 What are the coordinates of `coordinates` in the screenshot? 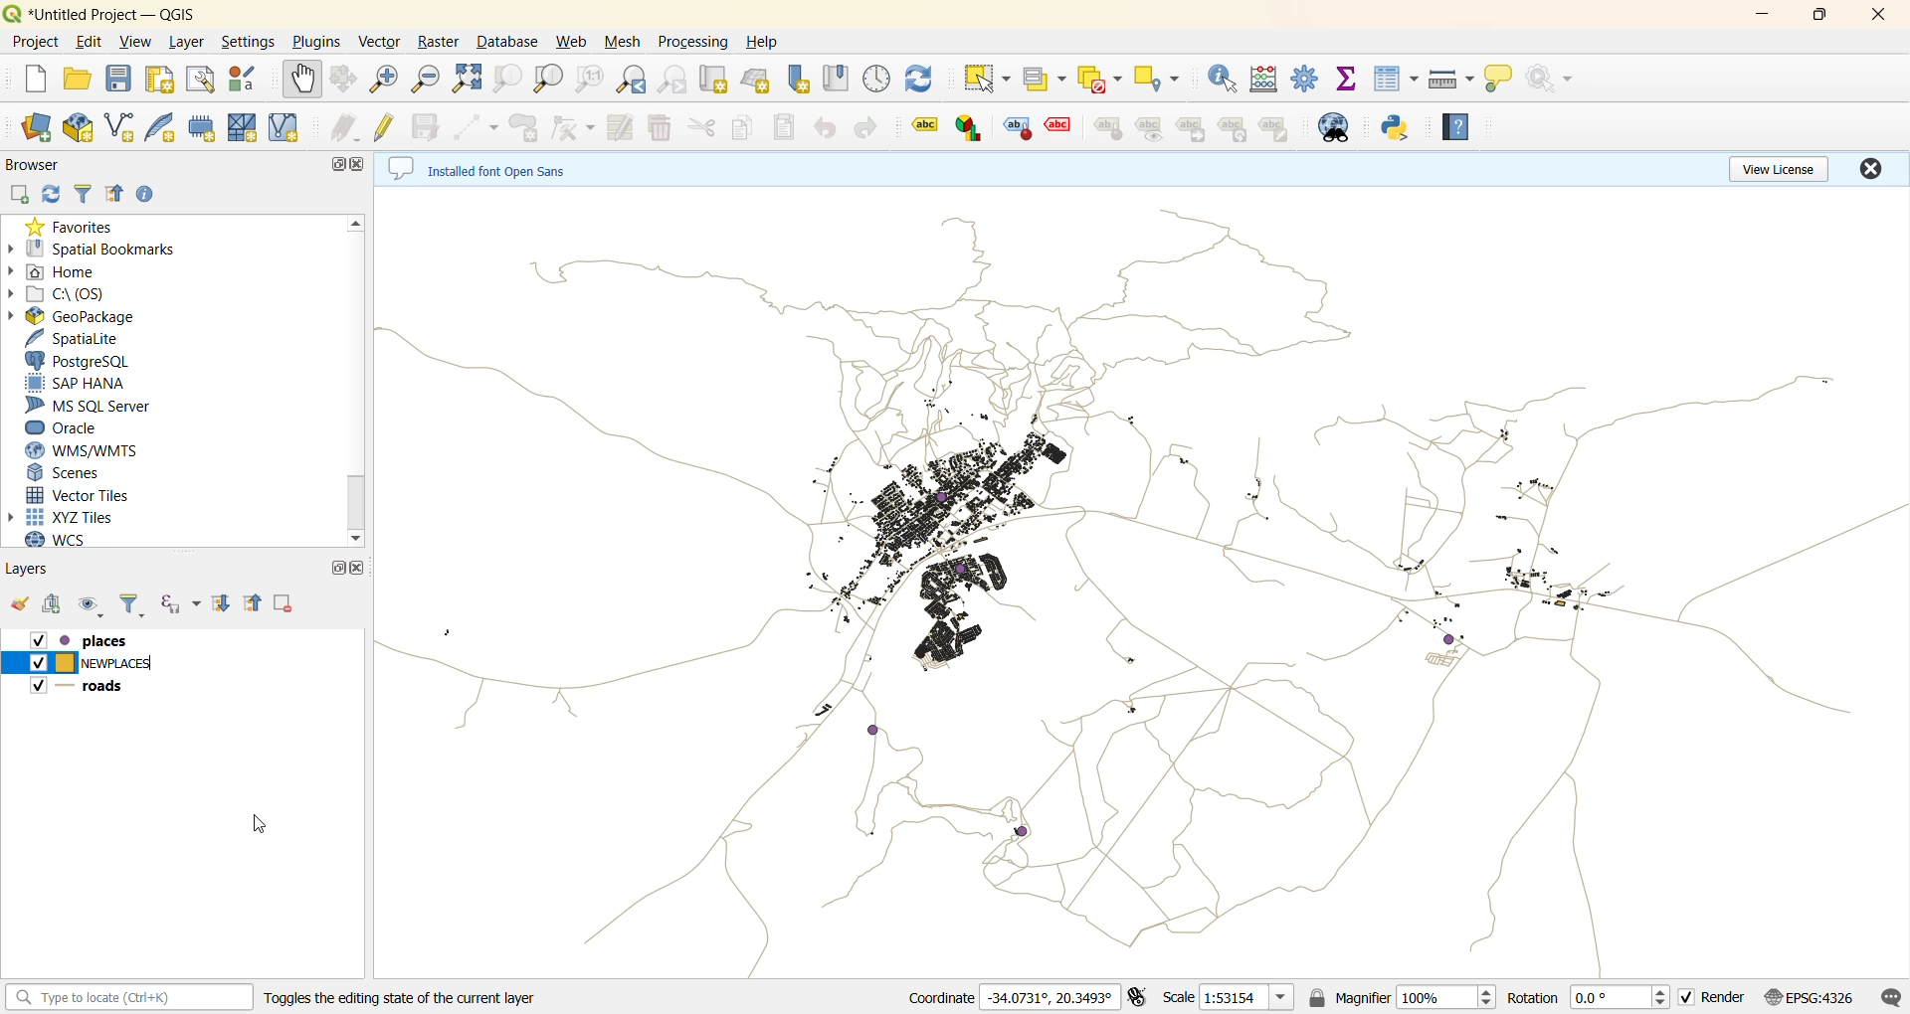 It's located at (1010, 998).